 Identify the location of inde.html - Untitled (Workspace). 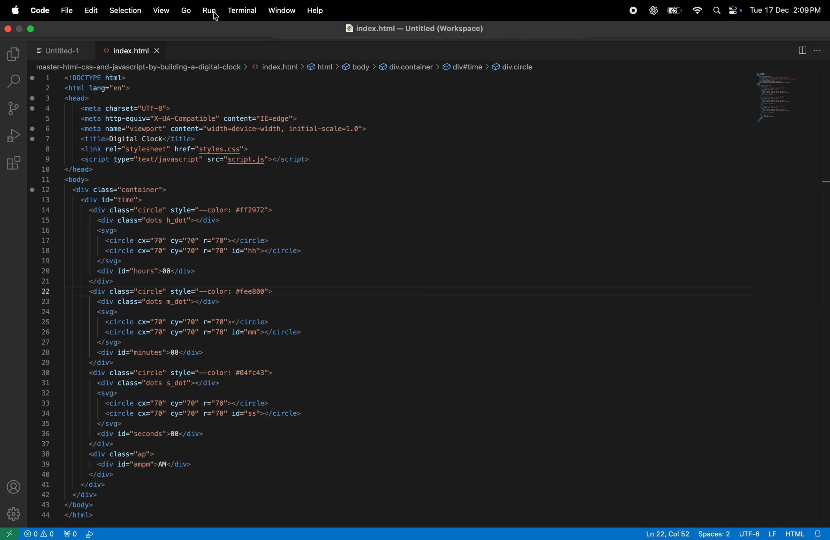
(415, 29).